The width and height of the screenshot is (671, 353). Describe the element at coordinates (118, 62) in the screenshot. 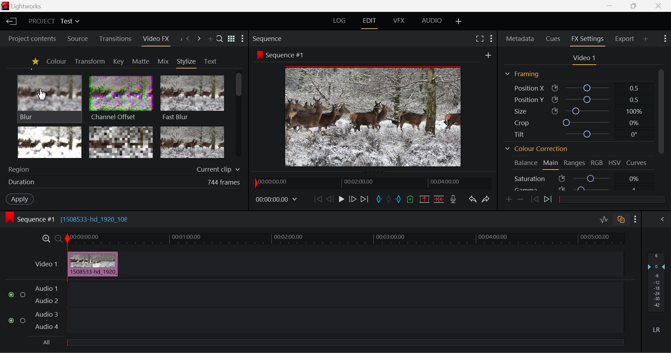

I see `Key` at that location.